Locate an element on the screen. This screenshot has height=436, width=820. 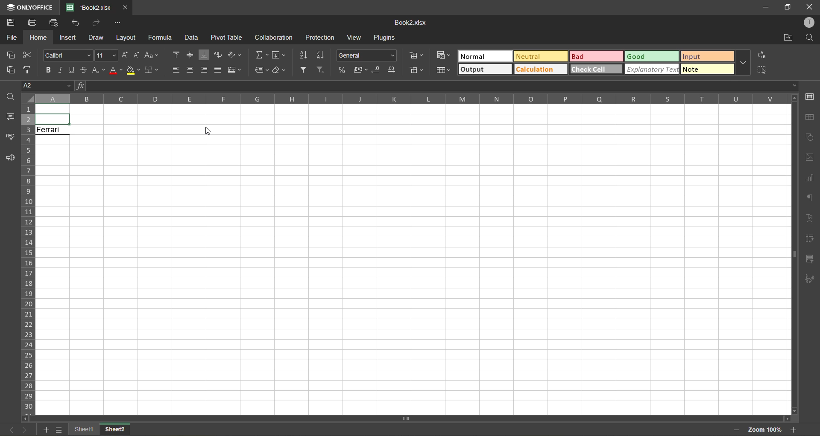
slicer is located at coordinates (811, 258).